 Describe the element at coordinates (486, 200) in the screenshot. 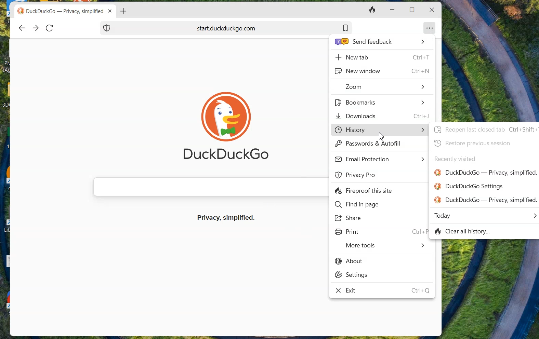

I see `DuckDuckGo - Privacy, simplified.` at that location.